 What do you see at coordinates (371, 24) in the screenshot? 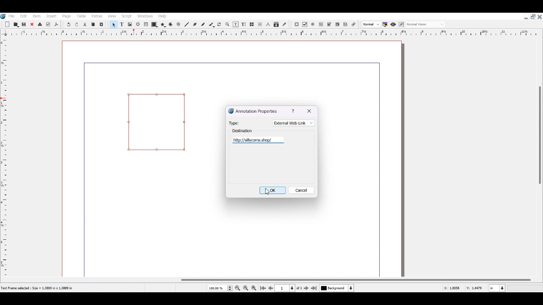
I see `Select the image preview quality` at bounding box center [371, 24].